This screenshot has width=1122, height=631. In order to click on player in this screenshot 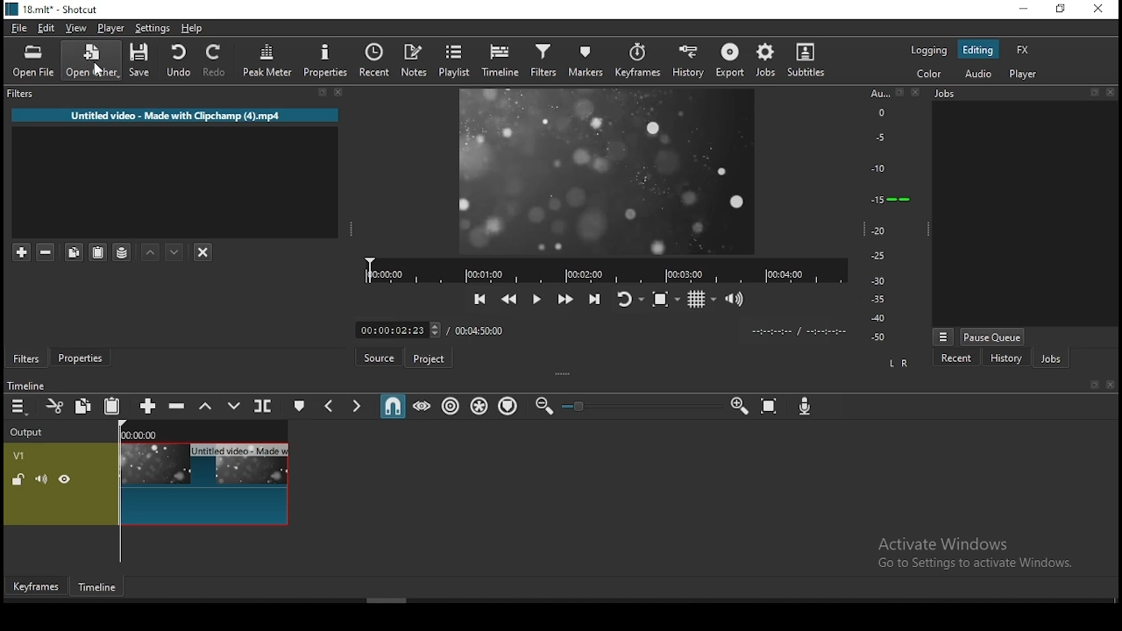, I will do `click(110, 27)`.